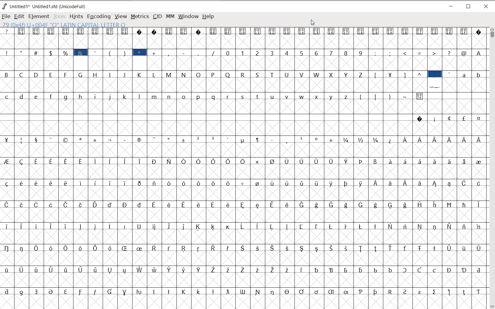  I want to click on ELEMENT, so click(39, 16).